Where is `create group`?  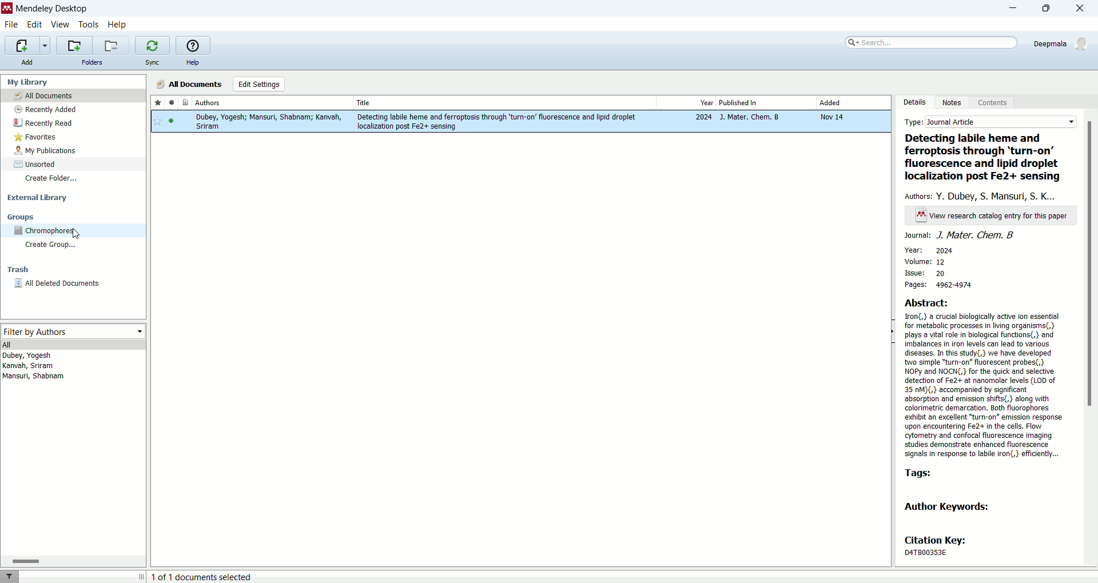 create group is located at coordinates (53, 246).